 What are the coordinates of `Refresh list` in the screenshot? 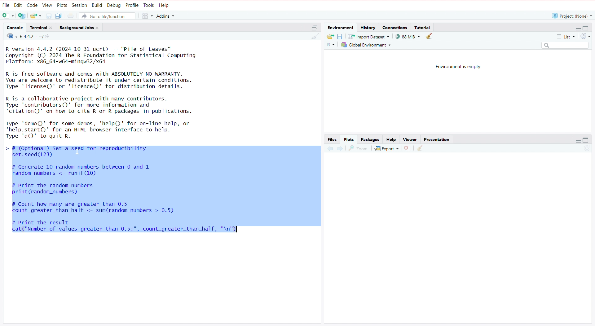 It's located at (584, 36).